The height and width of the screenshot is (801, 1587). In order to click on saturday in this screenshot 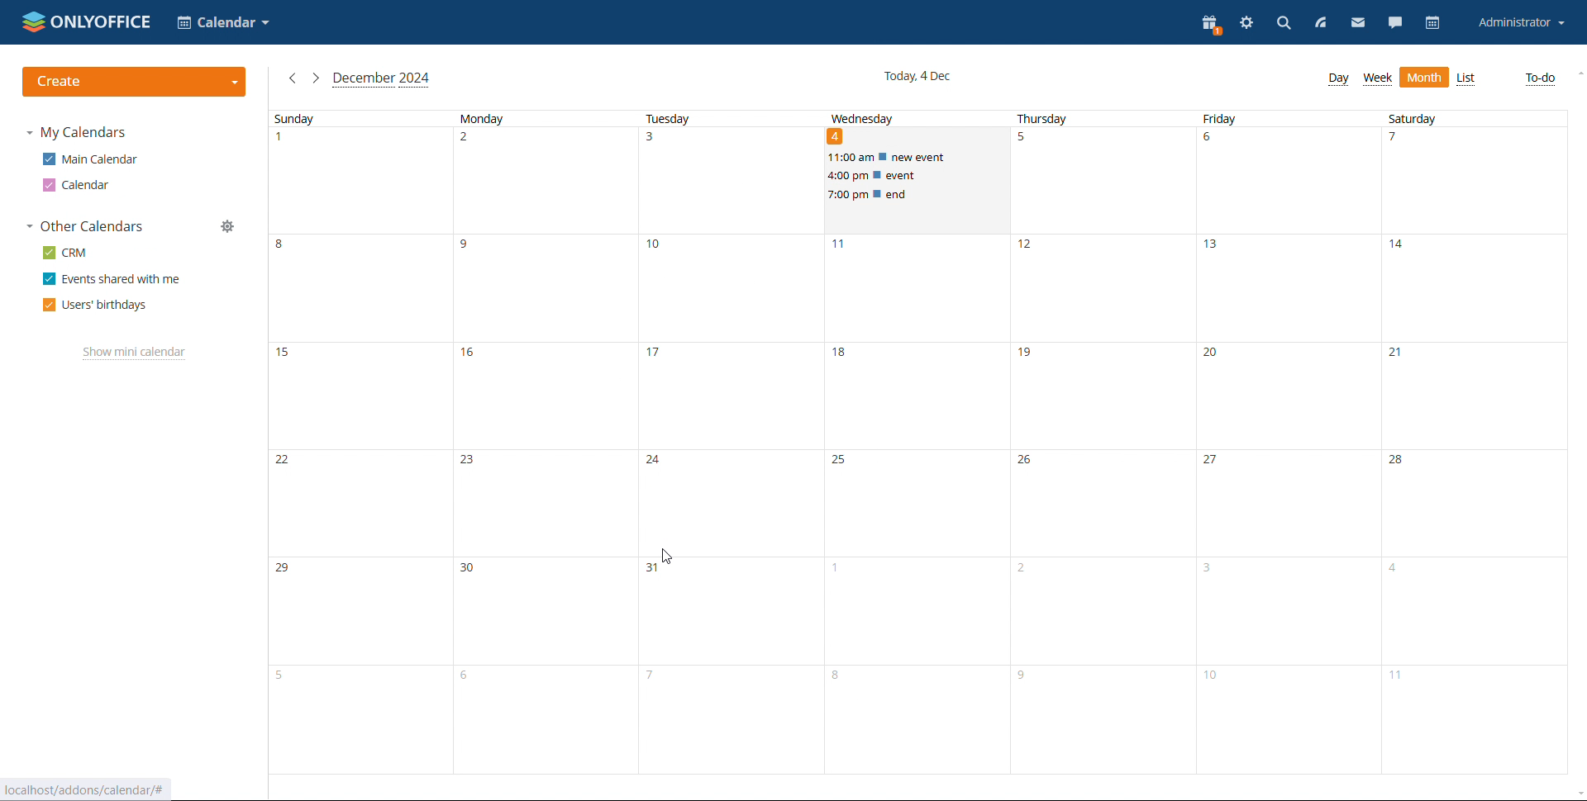, I will do `click(1476, 444)`.